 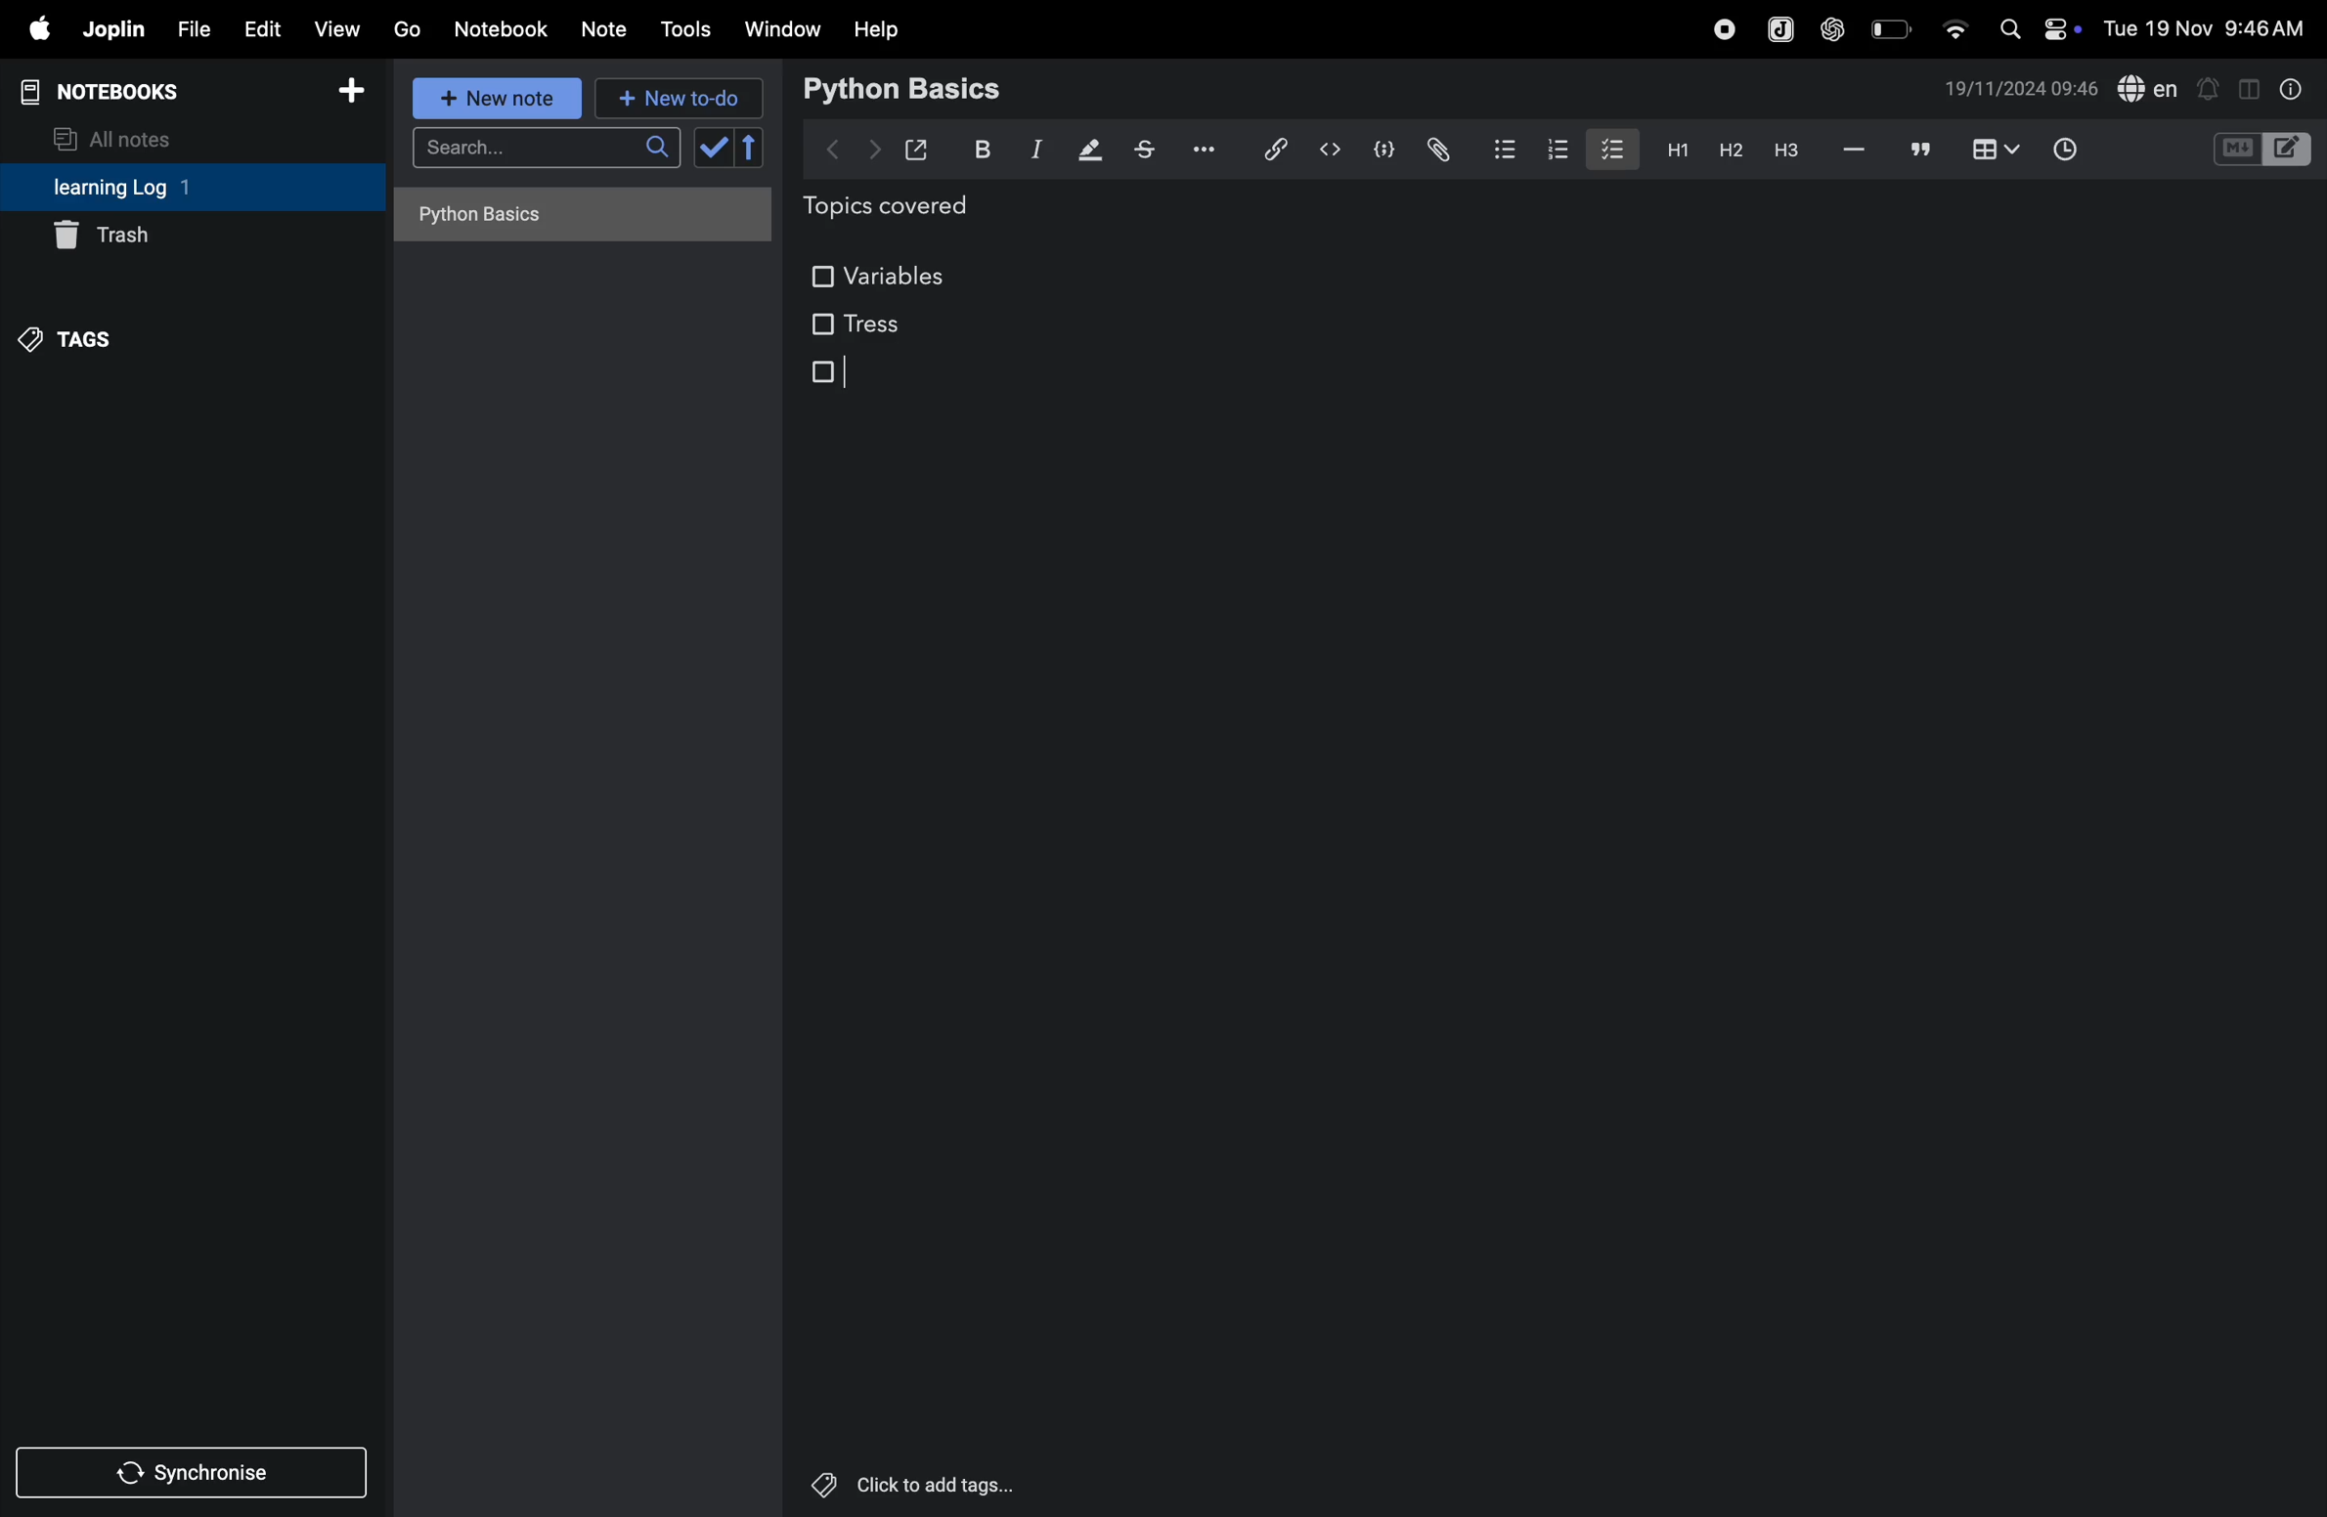 I want to click on search, so click(x=546, y=153).